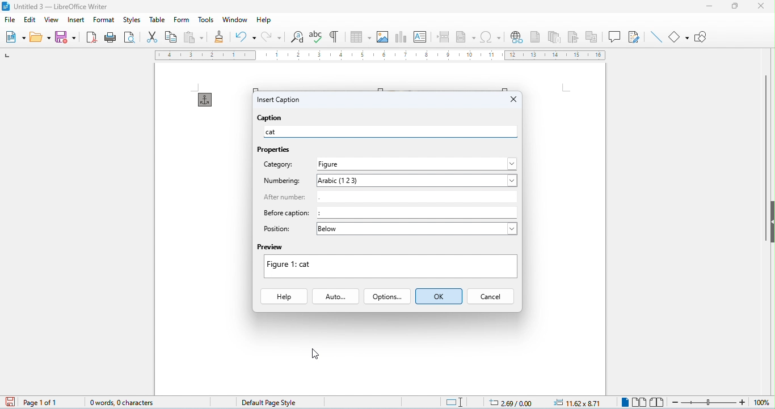 This screenshot has height=409, width=775. What do you see at coordinates (317, 36) in the screenshot?
I see `spelling` at bounding box center [317, 36].